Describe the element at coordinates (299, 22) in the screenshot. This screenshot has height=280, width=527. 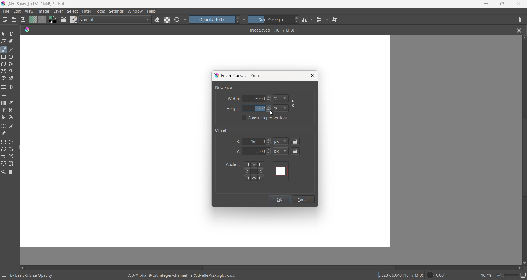
I see `decrement size` at that location.